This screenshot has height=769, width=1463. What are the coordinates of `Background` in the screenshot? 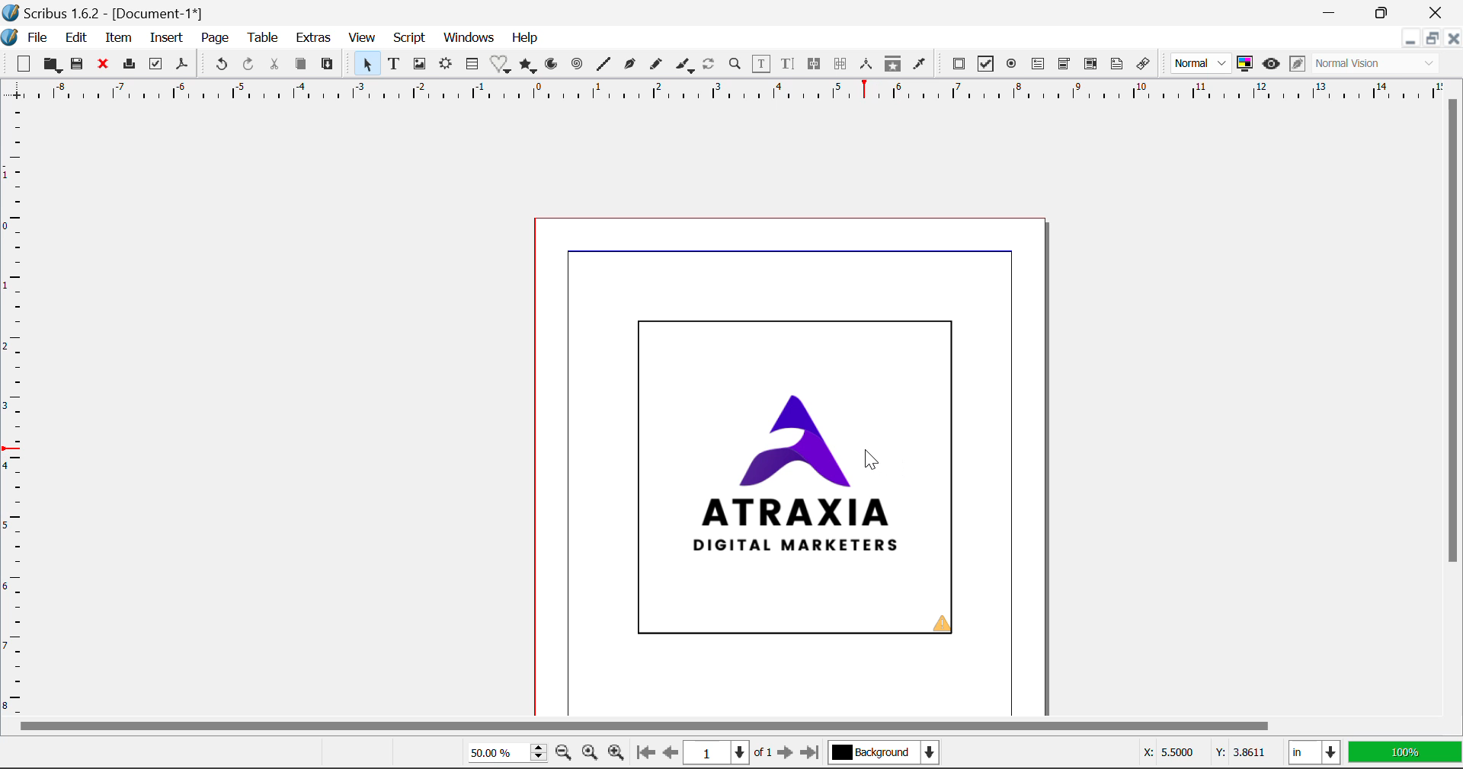 It's located at (887, 754).